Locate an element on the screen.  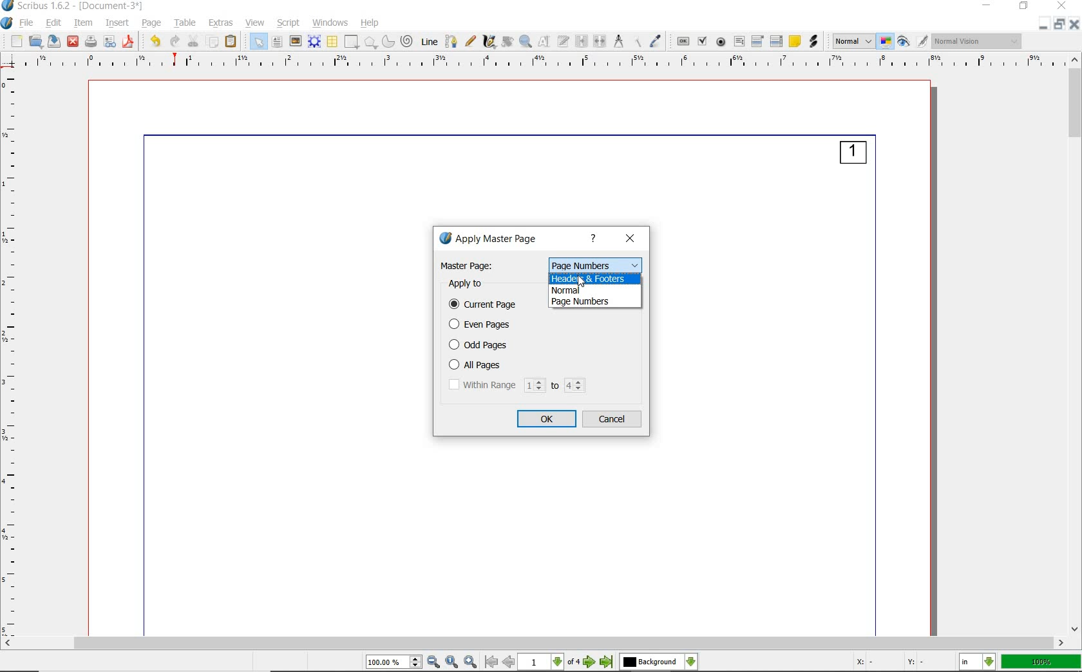
pdf combo box is located at coordinates (758, 42).